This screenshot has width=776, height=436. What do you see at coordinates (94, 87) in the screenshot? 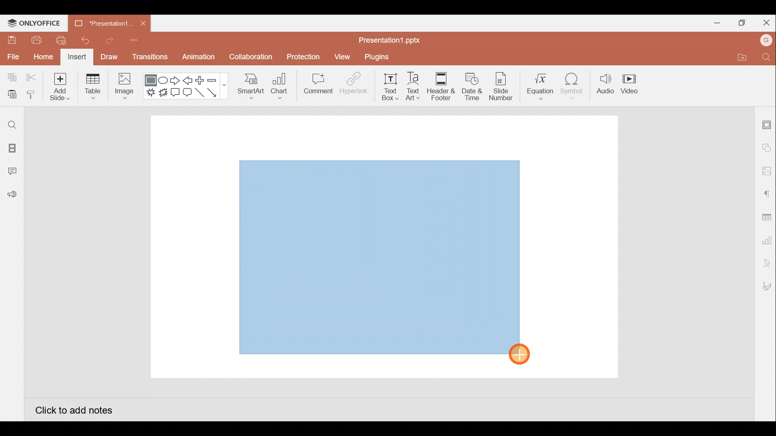
I see `Table` at bounding box center [94, 87].